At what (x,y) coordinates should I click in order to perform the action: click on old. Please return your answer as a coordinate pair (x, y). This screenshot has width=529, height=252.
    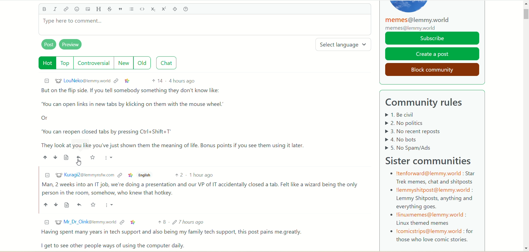
    Looking at the image, I should click on (145, 63).